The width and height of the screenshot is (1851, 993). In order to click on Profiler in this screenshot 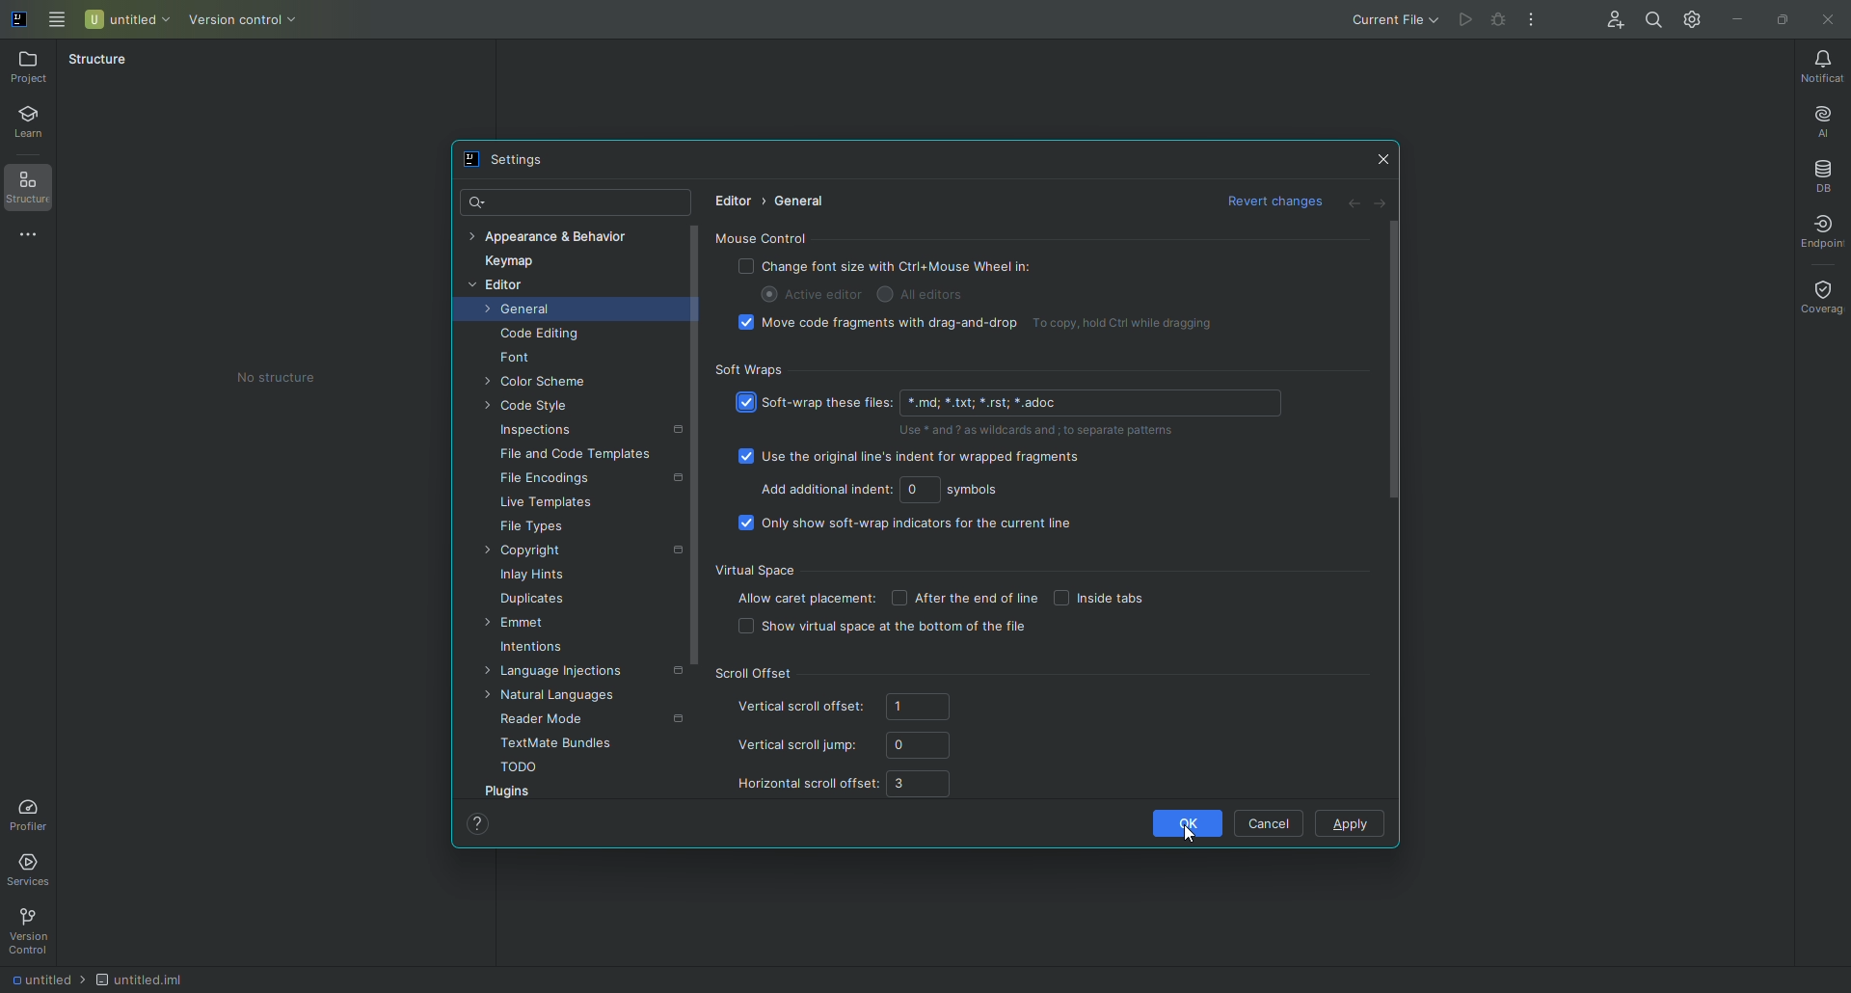, I will do `click(33, 812)`.